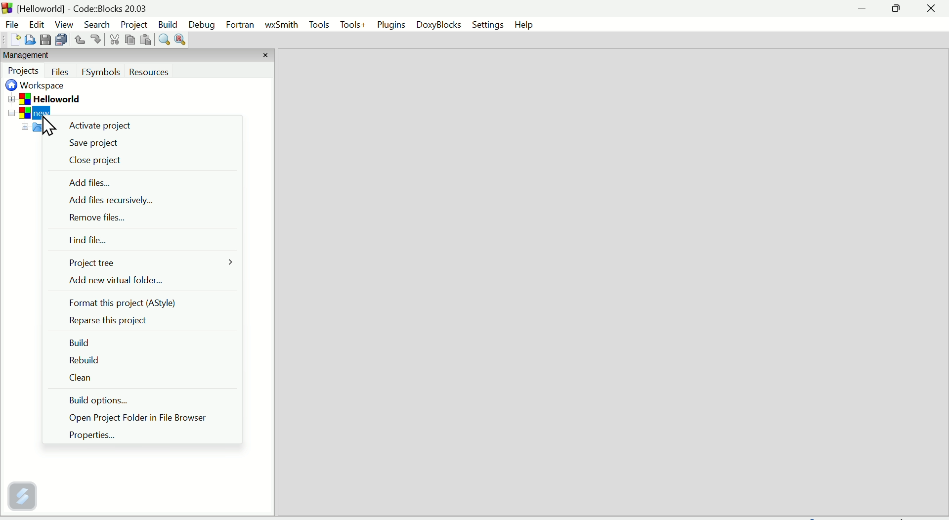  What do you see at coordinates (150, 419) in the screenshot?
I see `Open project folder in the browser` at bounding box center [150, 419].